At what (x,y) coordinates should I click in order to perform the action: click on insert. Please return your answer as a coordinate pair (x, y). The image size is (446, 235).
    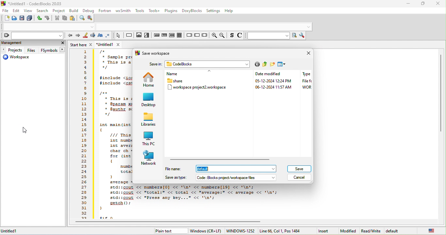
    Looking at the image, I should click on (324, 231).